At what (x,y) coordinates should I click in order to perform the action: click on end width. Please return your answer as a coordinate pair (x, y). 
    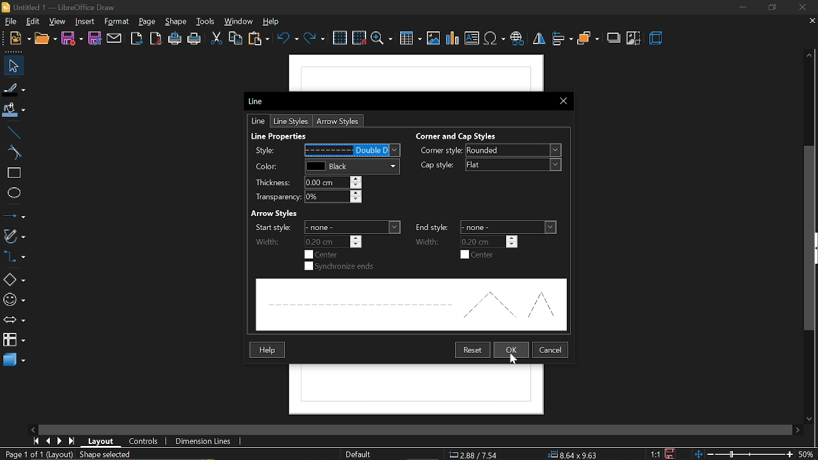
    Looking at the image, I should click on (464, 241).